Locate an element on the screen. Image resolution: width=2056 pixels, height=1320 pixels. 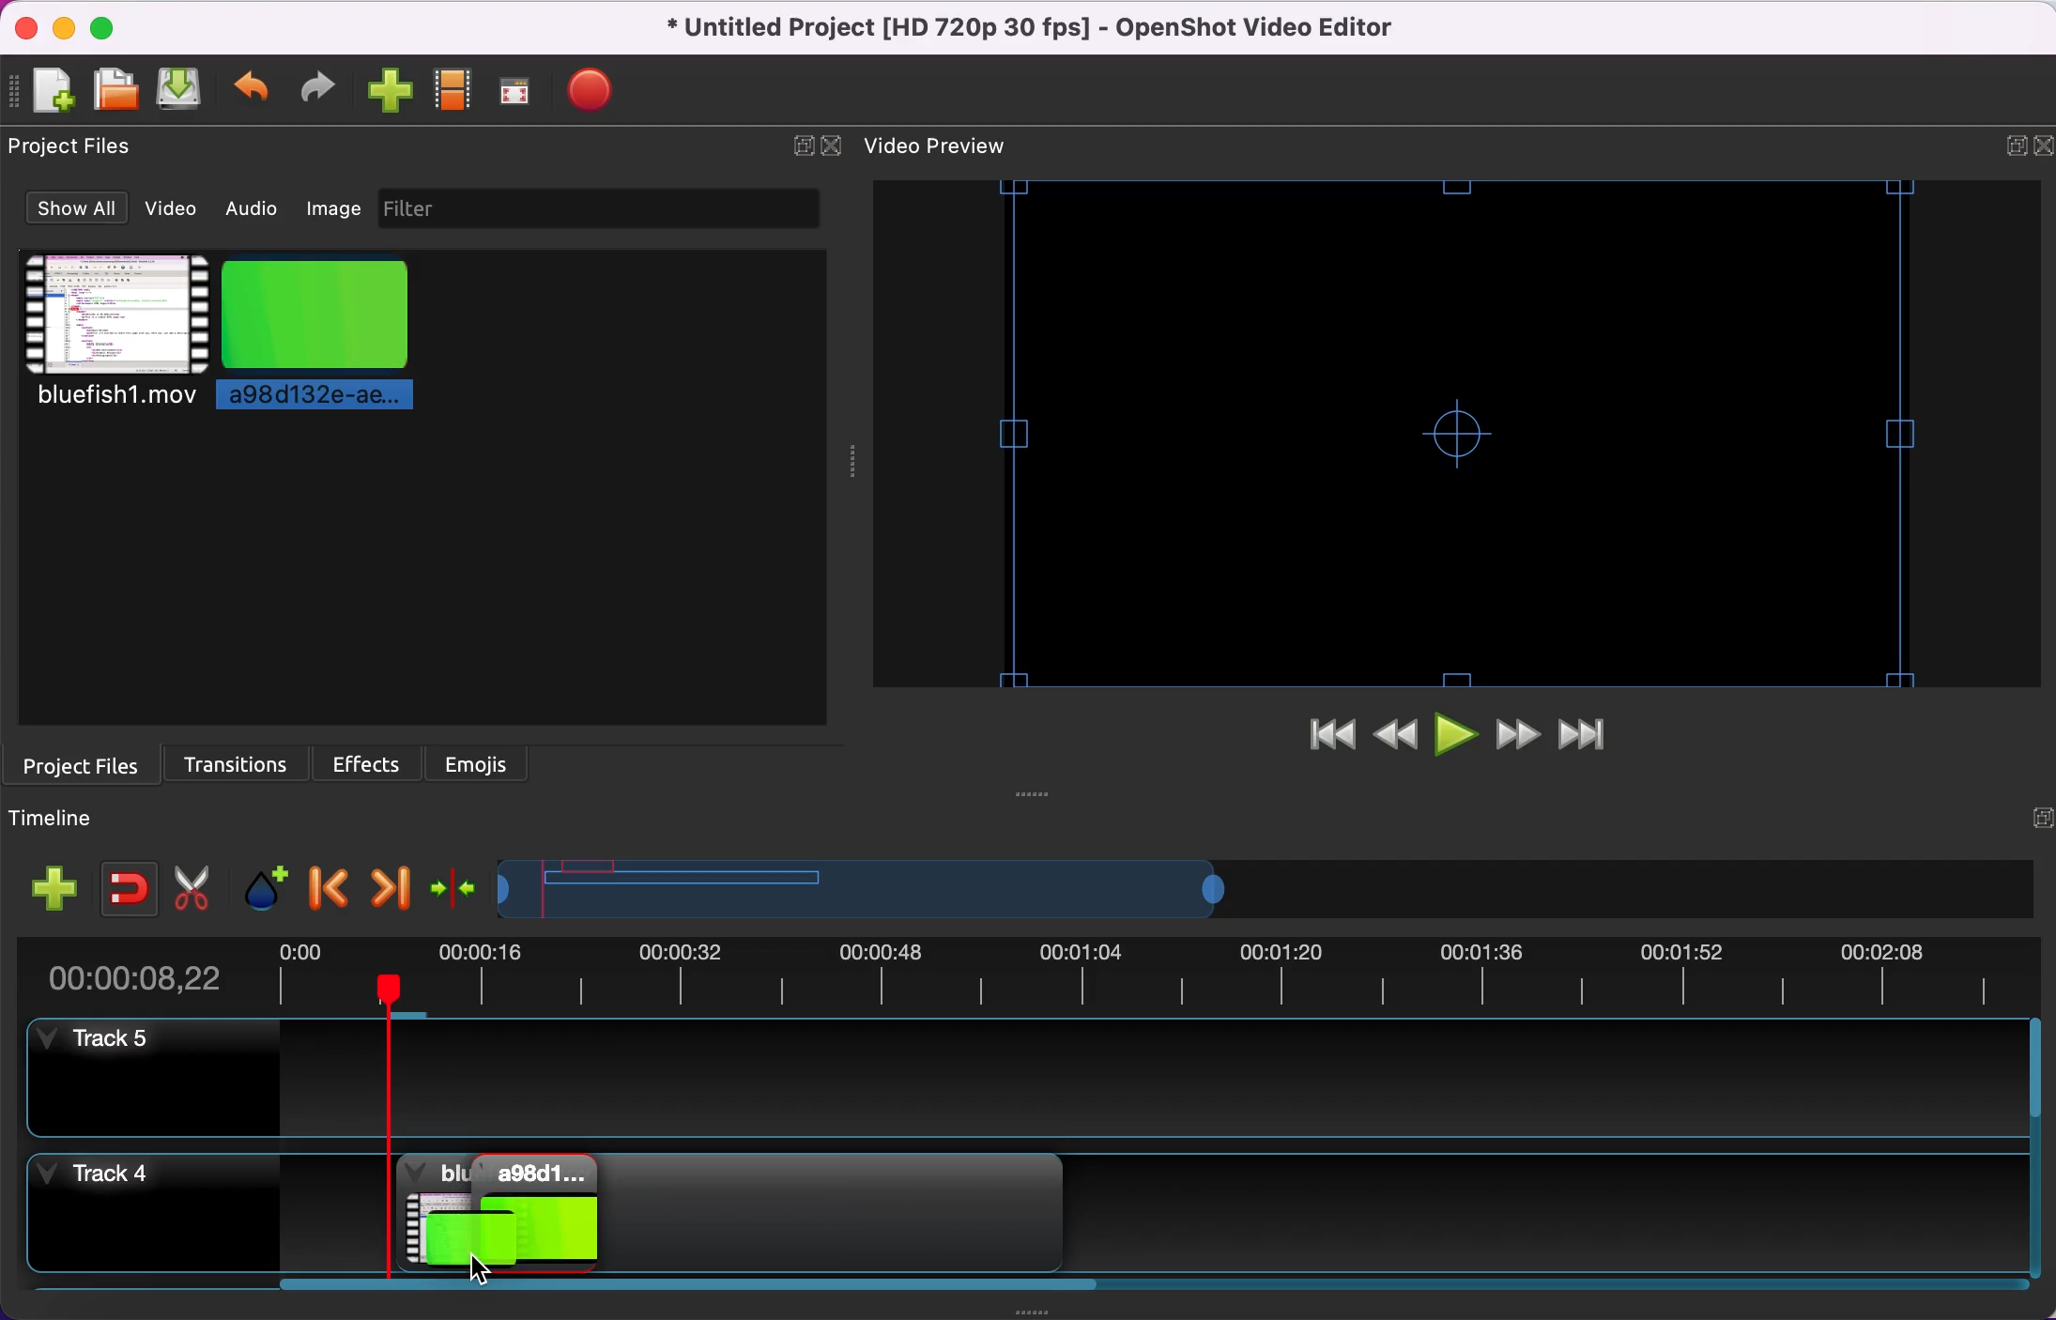
import files is located at coordinates (383, 95).